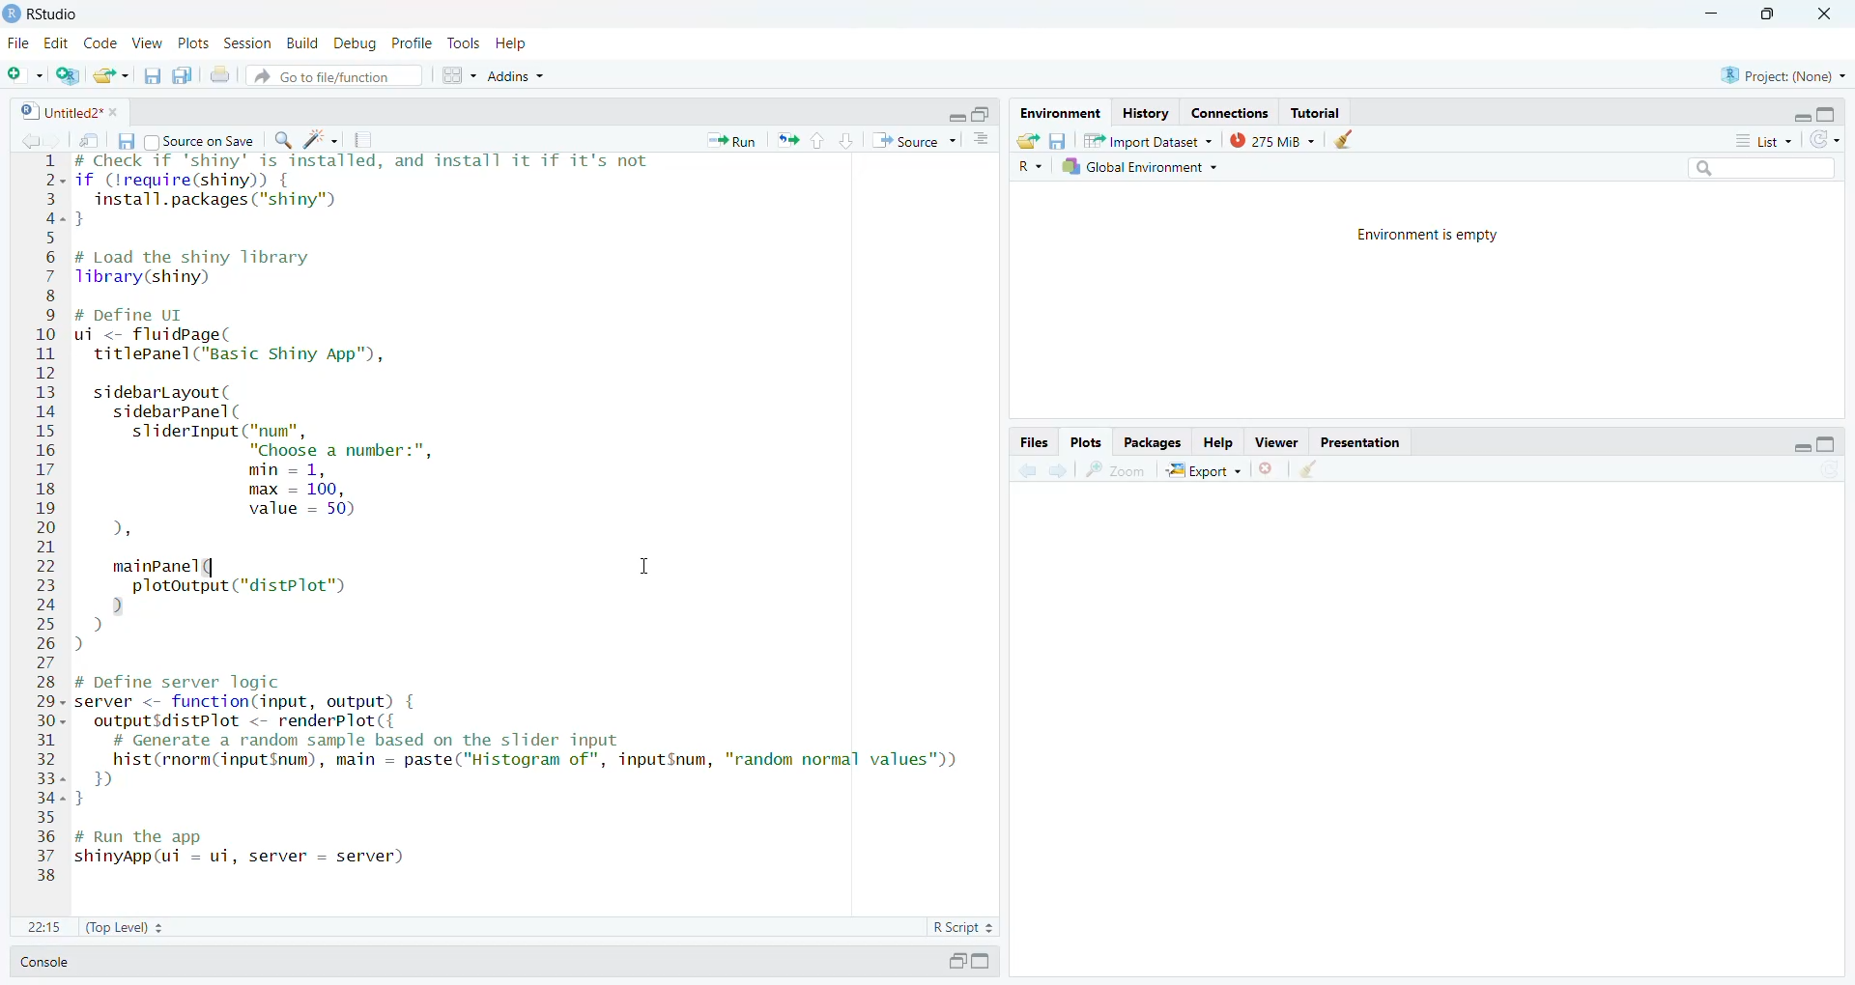 The height and width of the screenshot is (985, 1855). I want to click on line numbering, so click(48, 518).